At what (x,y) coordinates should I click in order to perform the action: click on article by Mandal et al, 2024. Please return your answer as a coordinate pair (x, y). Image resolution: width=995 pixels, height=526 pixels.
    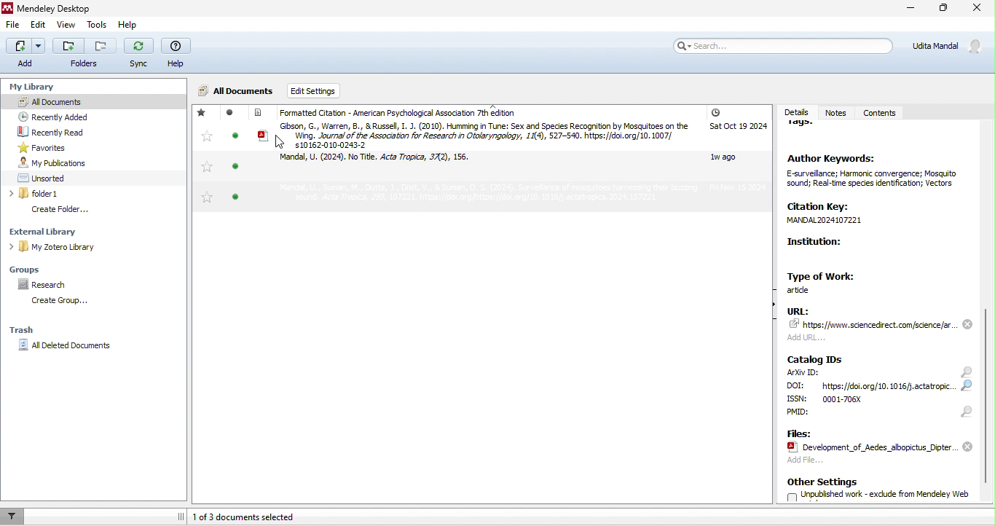
    Looking at the image, I should click on (464, 195).